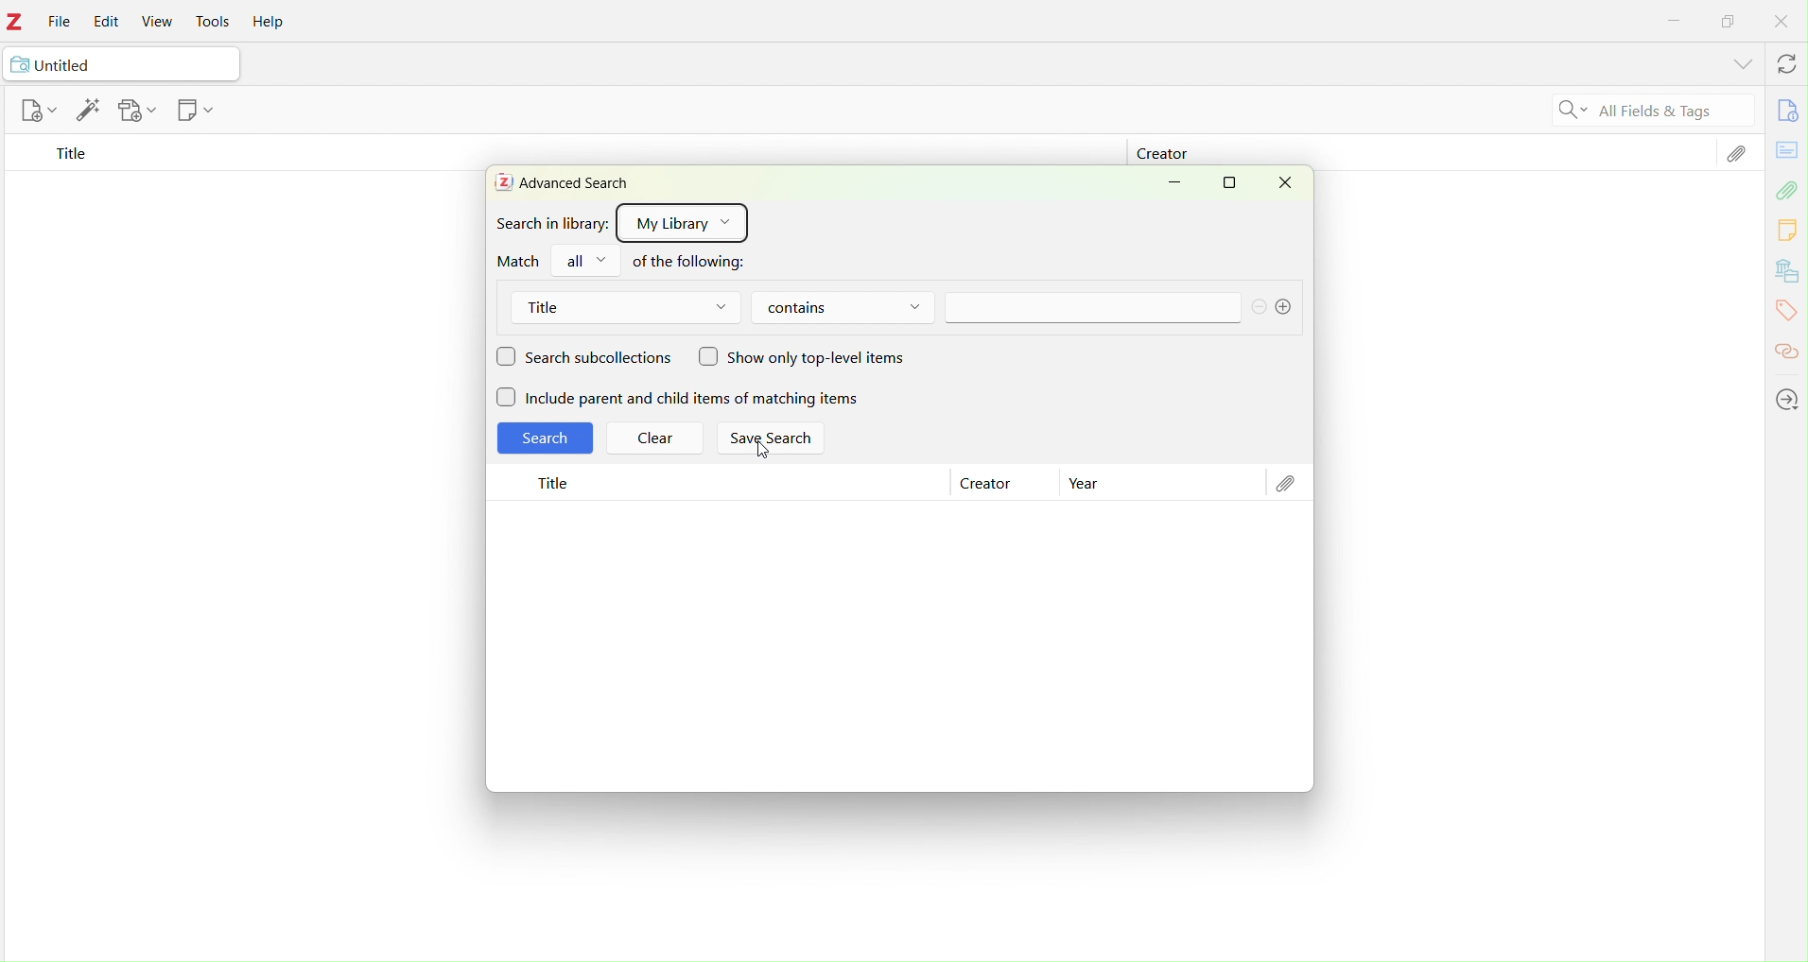  Describe the element at coordinates (1785, 311) in the screenshot. I see `Tags` at that location.